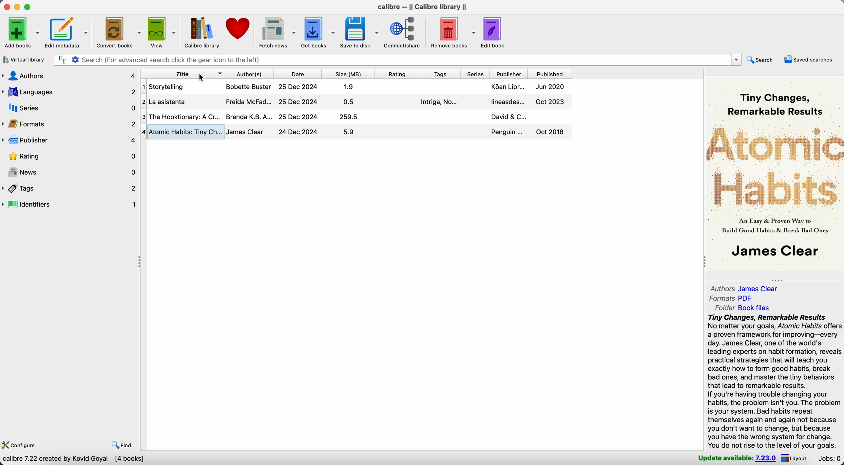 The image size is (844, 465). What do you see at coordinates (348, 132) in the screenshot?
I see `5.9` at bounding box center [348, 132].